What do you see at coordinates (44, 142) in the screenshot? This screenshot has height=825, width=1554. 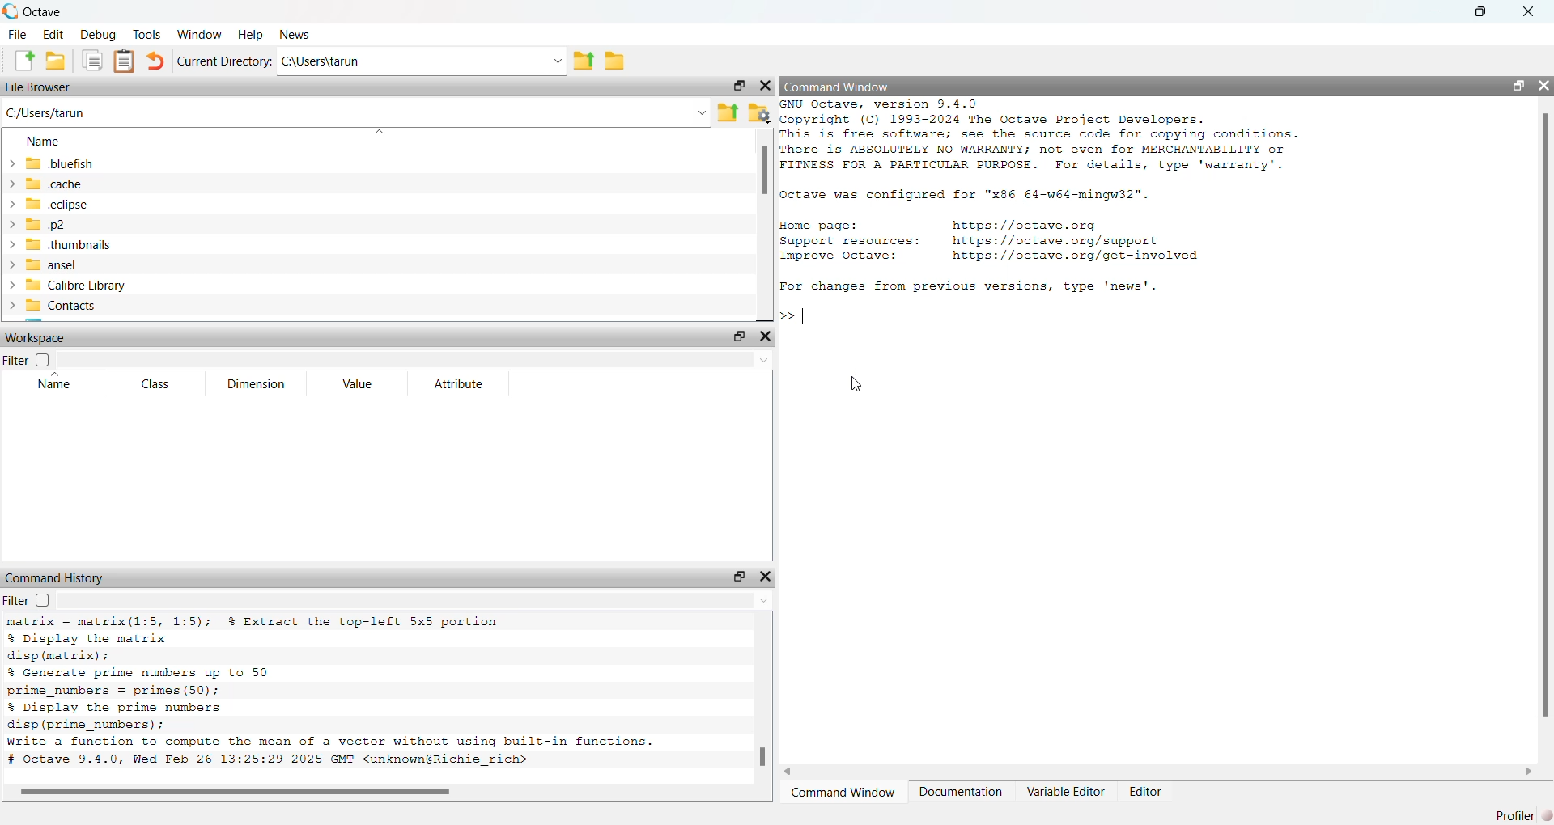 I see `name` at bounding box center [44, 142].